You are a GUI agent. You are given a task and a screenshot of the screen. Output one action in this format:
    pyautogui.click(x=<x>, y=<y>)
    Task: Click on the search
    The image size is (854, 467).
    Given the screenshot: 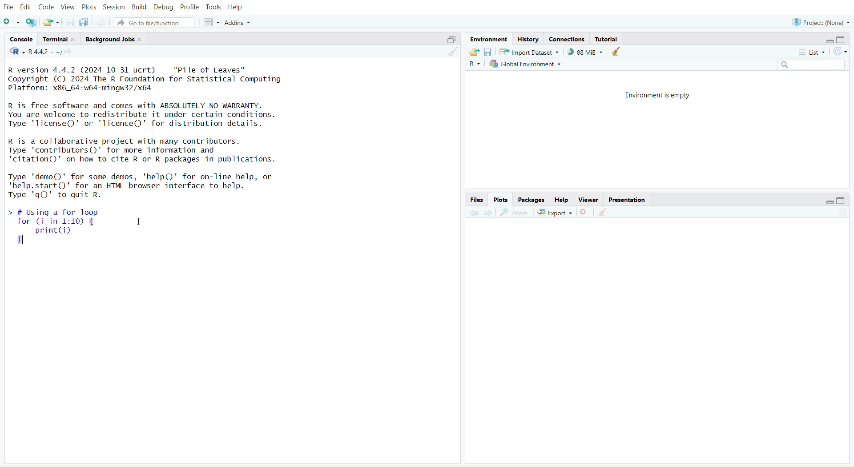 What is the action you would take?
    pyautogui.click(x=806, y=65)
    